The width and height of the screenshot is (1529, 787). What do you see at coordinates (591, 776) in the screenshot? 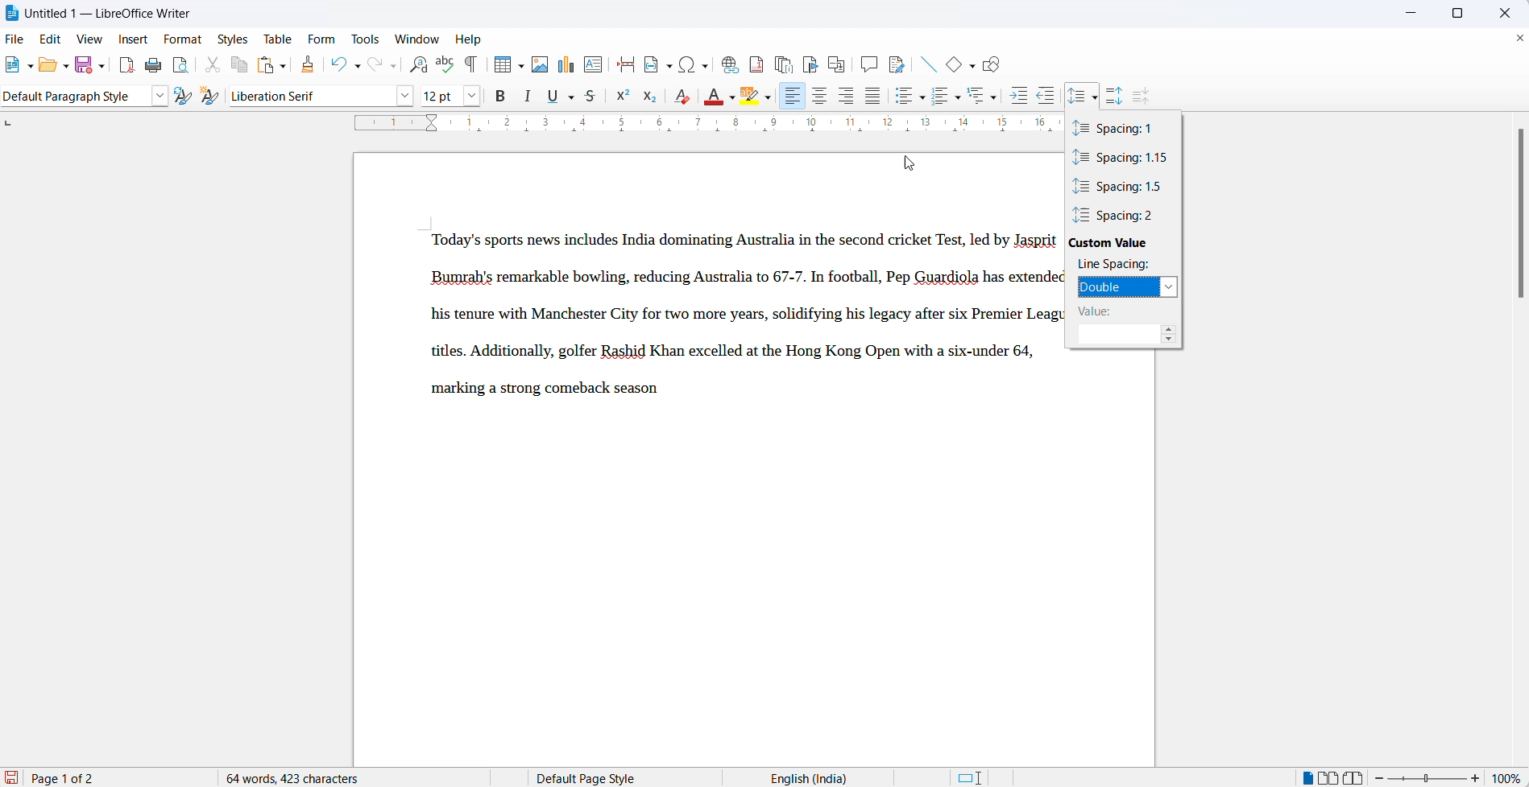
I see `page style` at bounding box center [591, 776].